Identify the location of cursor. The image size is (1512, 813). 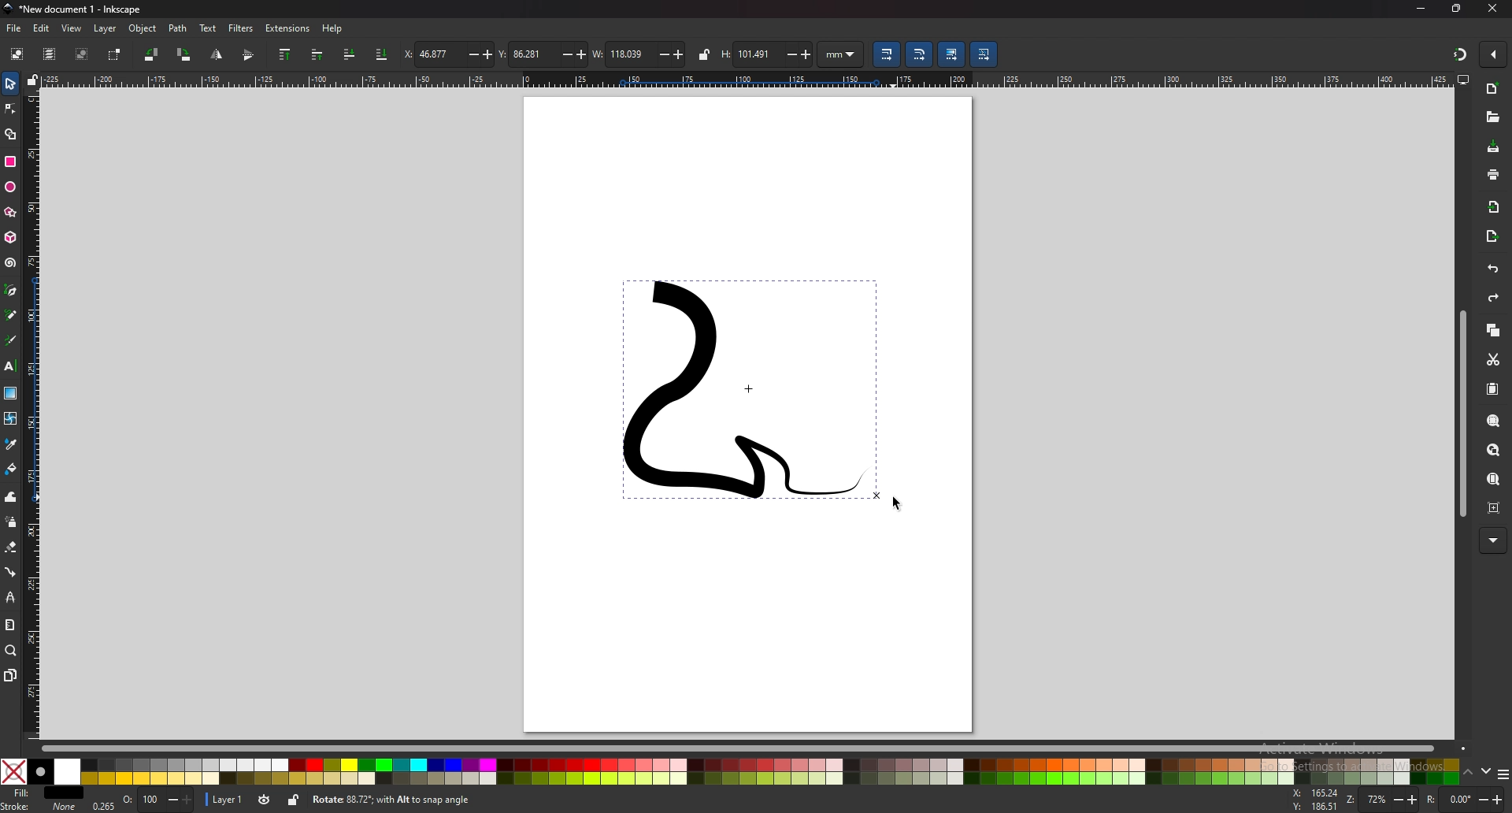
(899, 499).